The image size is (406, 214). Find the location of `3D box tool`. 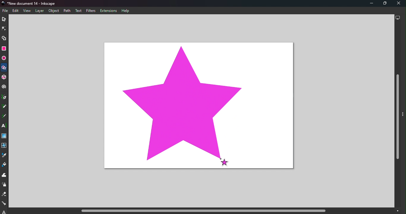

3D box tool is located at coordinates (5, 77).